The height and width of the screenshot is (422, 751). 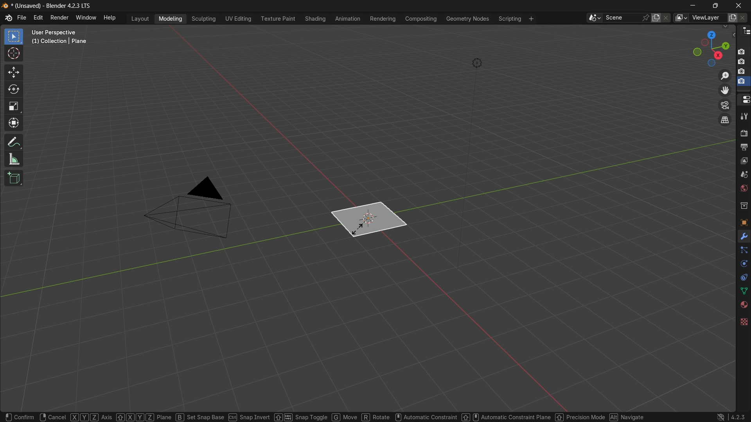 I want to click on edit menu, so click(x=40, y=18).